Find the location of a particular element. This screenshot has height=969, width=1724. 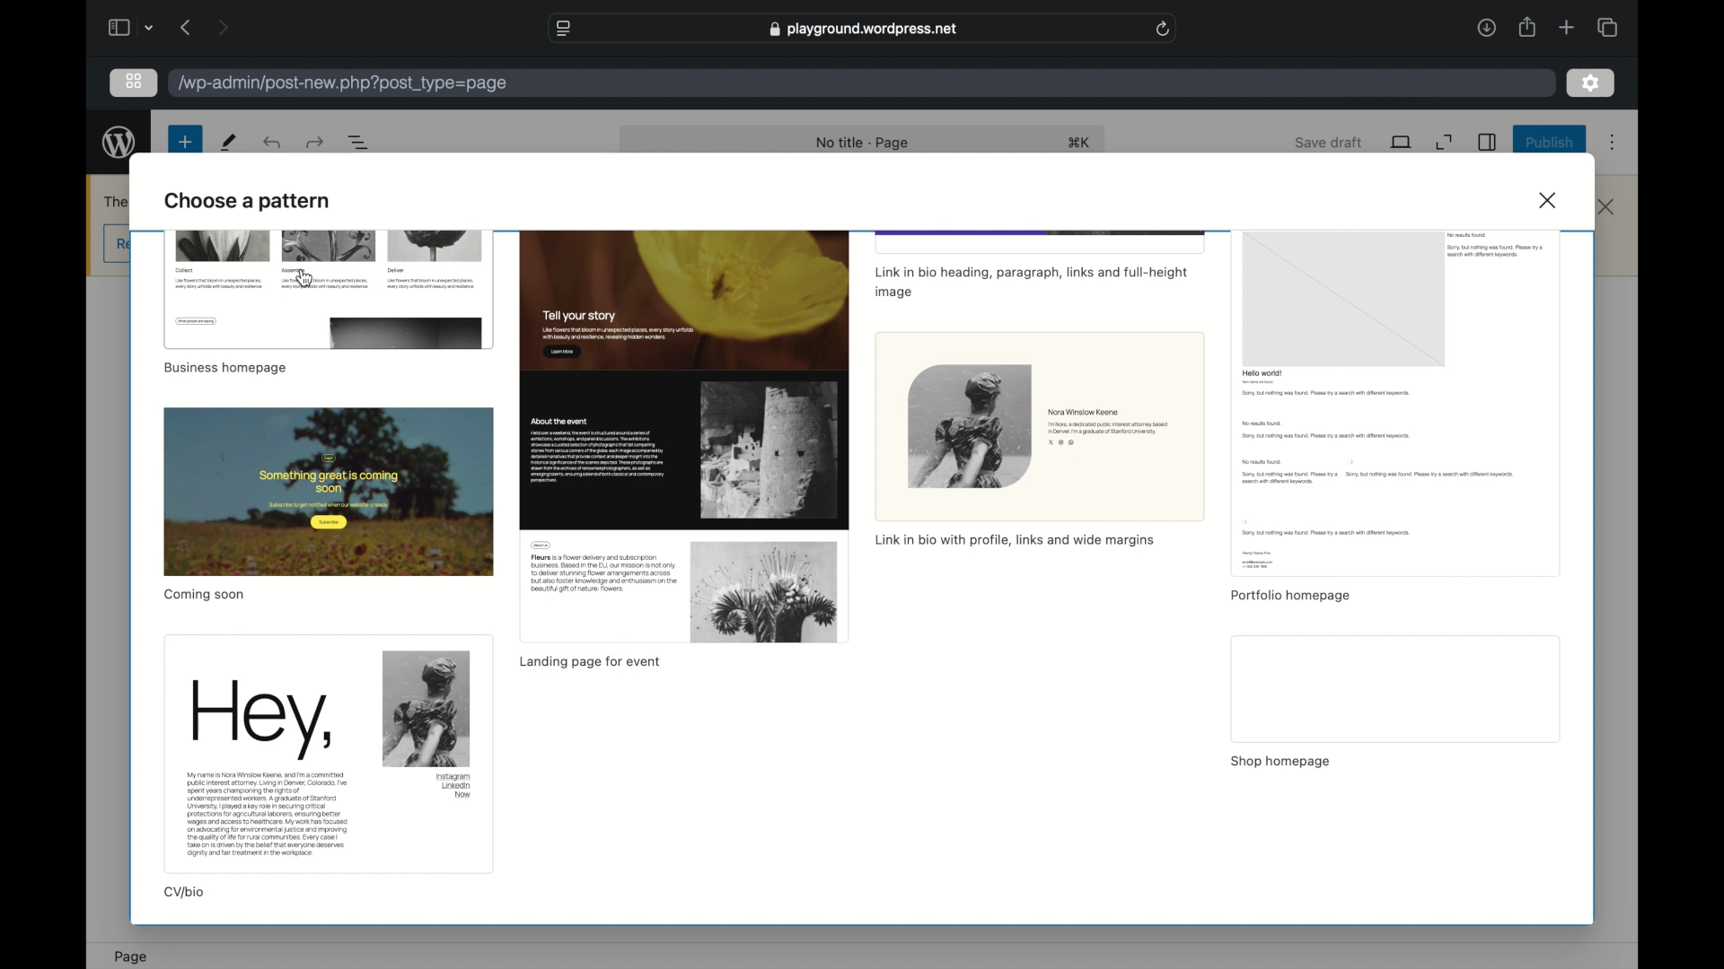

wordpress address is located at coordinates (344, 84).